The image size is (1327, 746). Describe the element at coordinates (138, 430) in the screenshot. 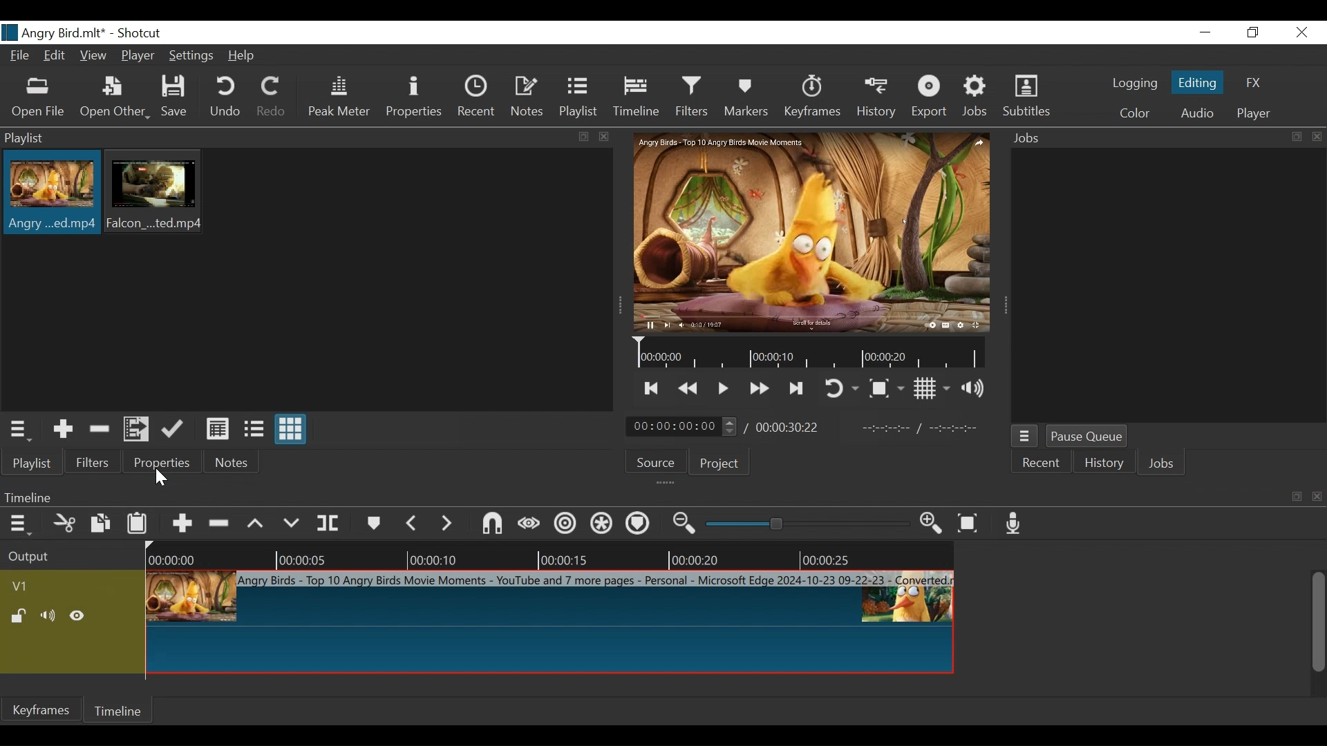

I see `Add files to the playlist` at that location.